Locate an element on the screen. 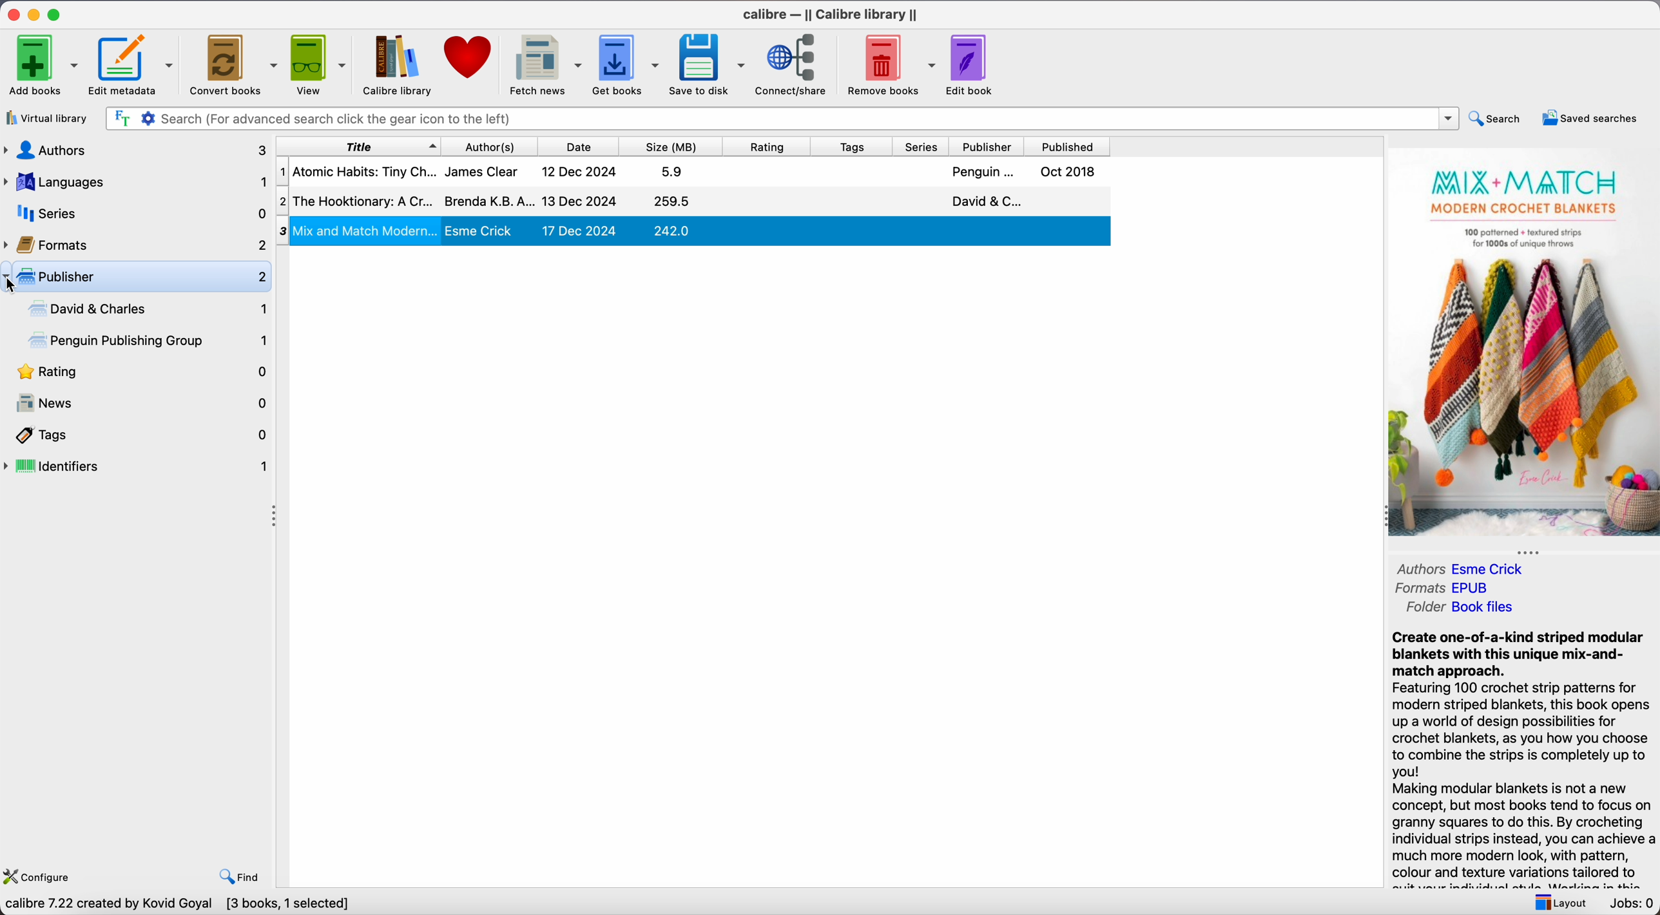 Image resolution: width=1660 pixels, height=915 pixels. click on publicher options is located at coordinates (140, 278).